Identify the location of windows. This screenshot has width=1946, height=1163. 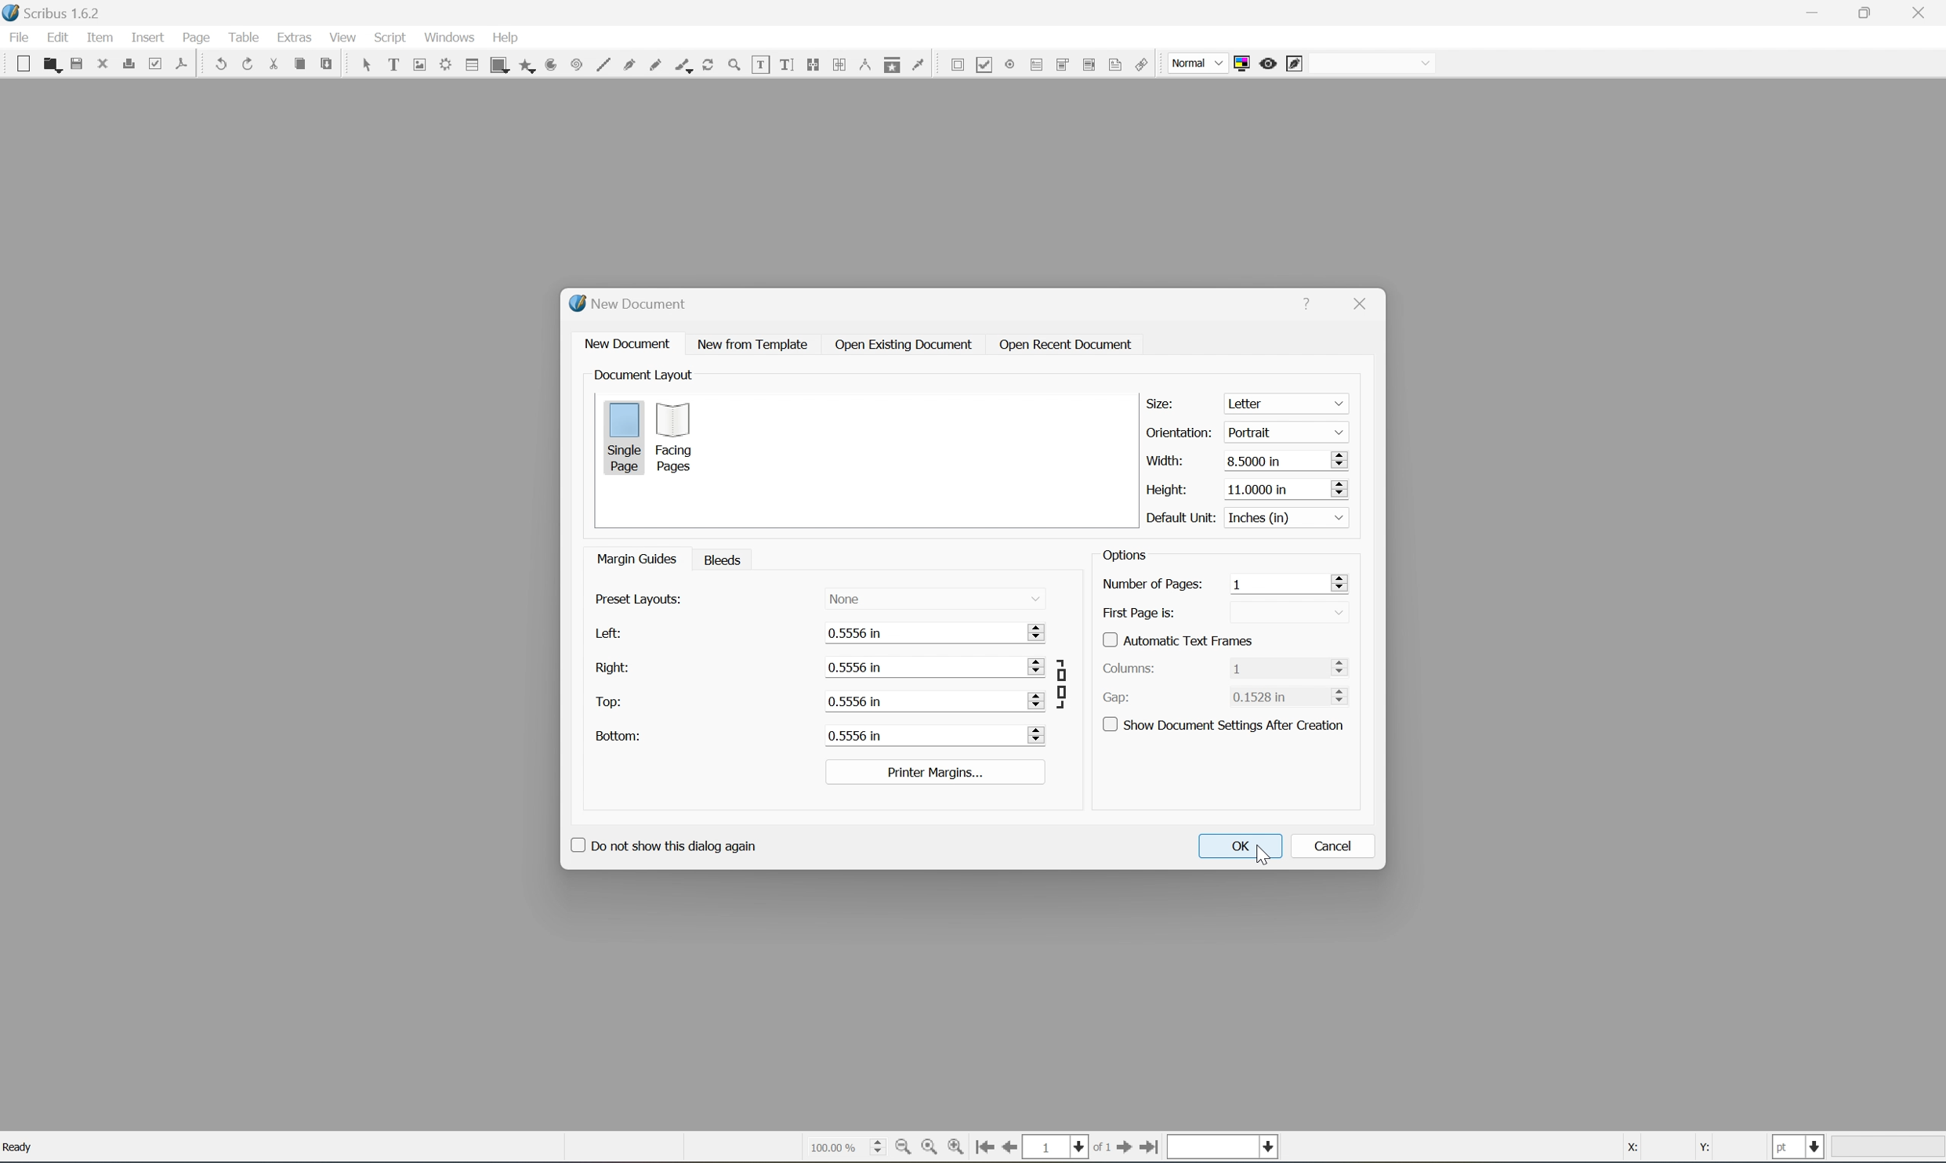
(452, 38).